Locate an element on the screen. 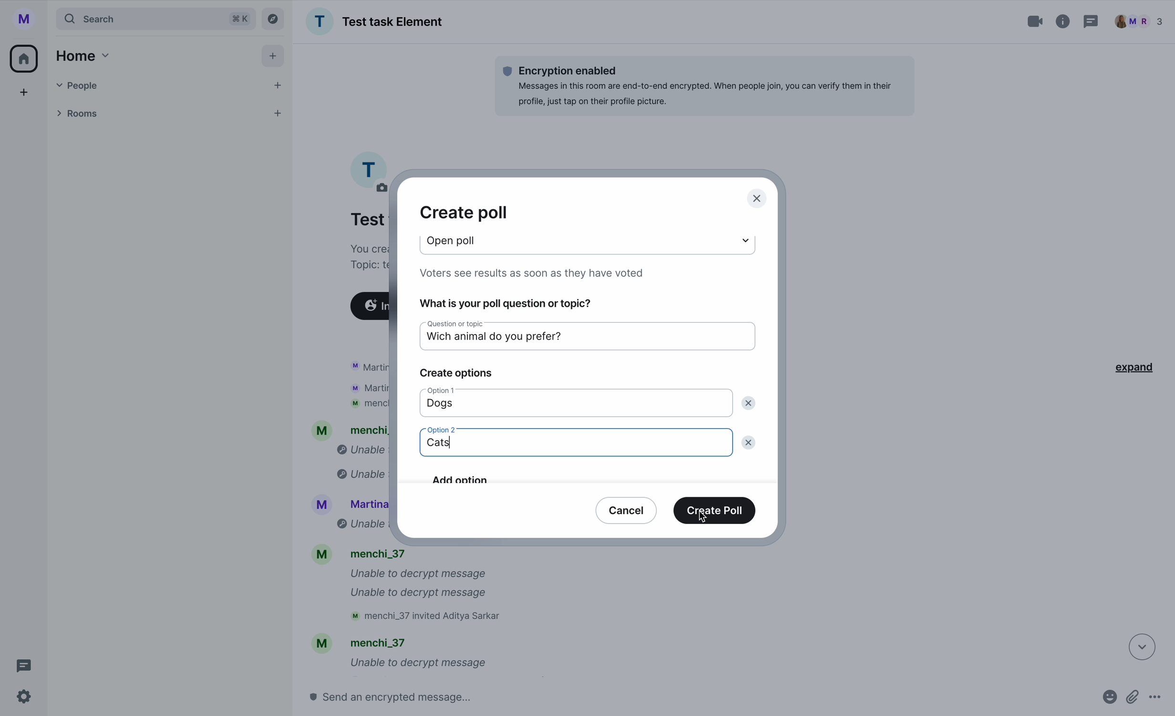  which animal do you prefer is located at coordinates (510, 340).